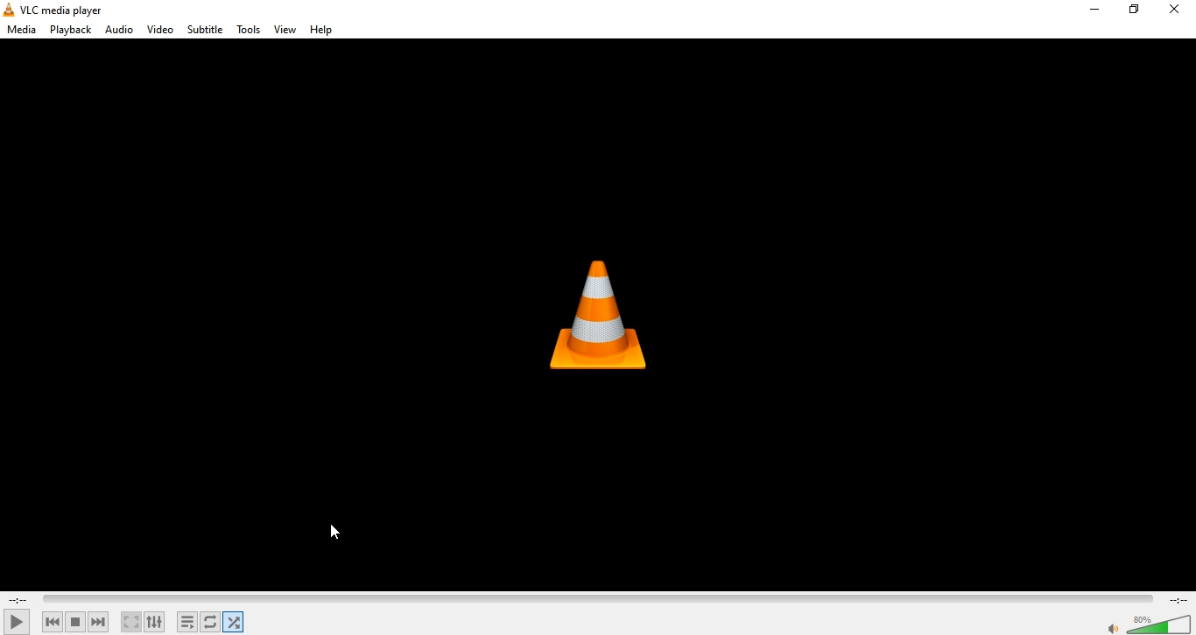  What do you see at coordinates (287, 30) in the screenshot?
I see `view` at bounding box center [287, 30].